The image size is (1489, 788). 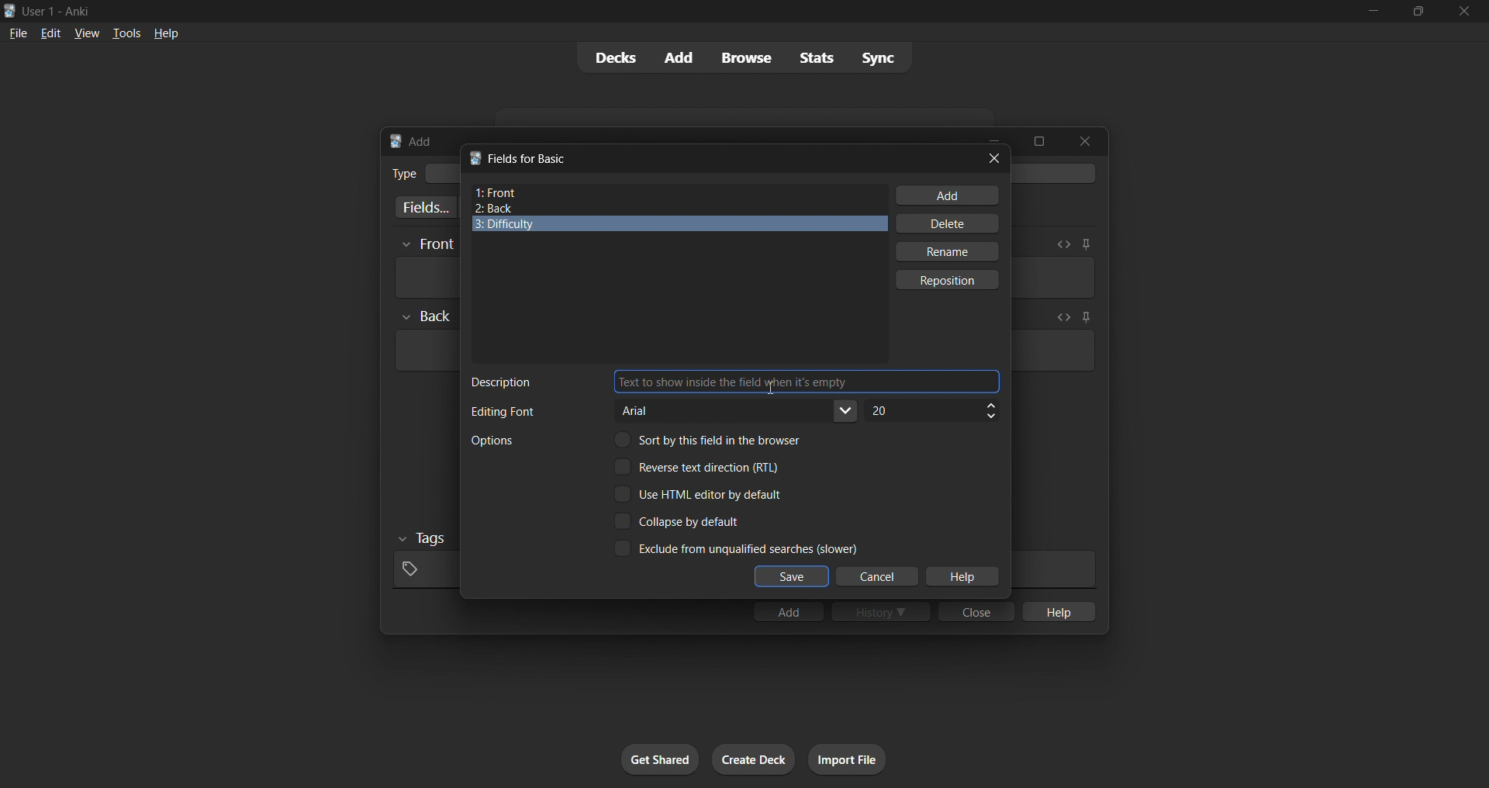 What do you see at coordinates (949, 280) in the screenshot?
I see `reposition` at bounding box center [949, 280].